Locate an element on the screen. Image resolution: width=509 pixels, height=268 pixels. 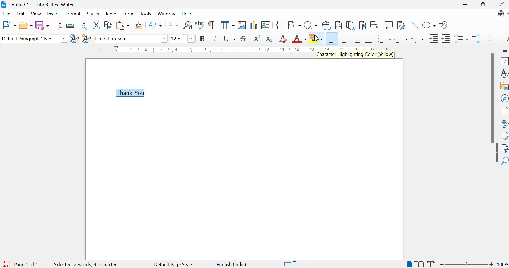
Help is located at coordinates (186, 14).